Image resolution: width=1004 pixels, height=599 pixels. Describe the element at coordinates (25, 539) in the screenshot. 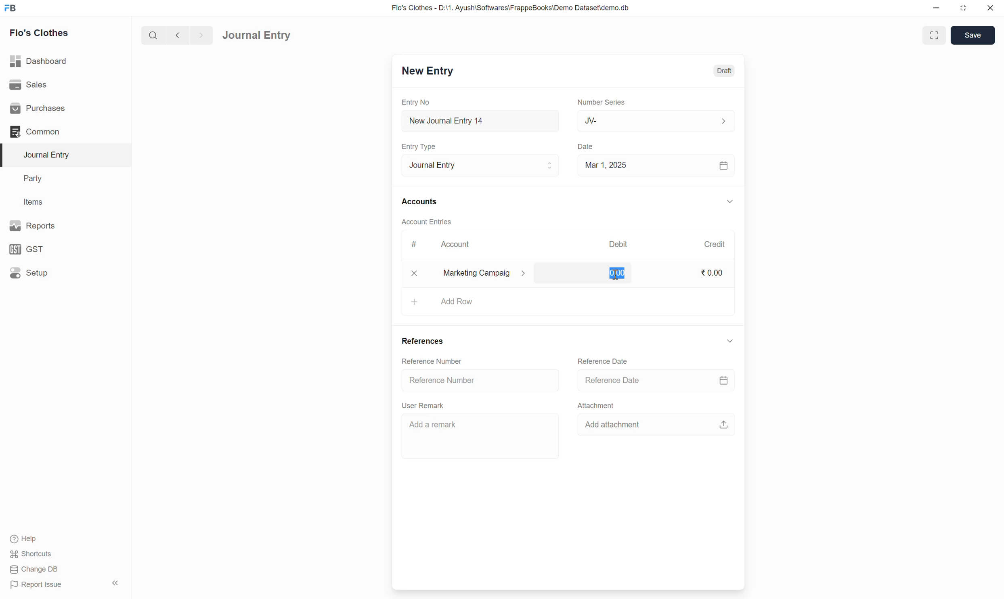

I see `Help` at that location.